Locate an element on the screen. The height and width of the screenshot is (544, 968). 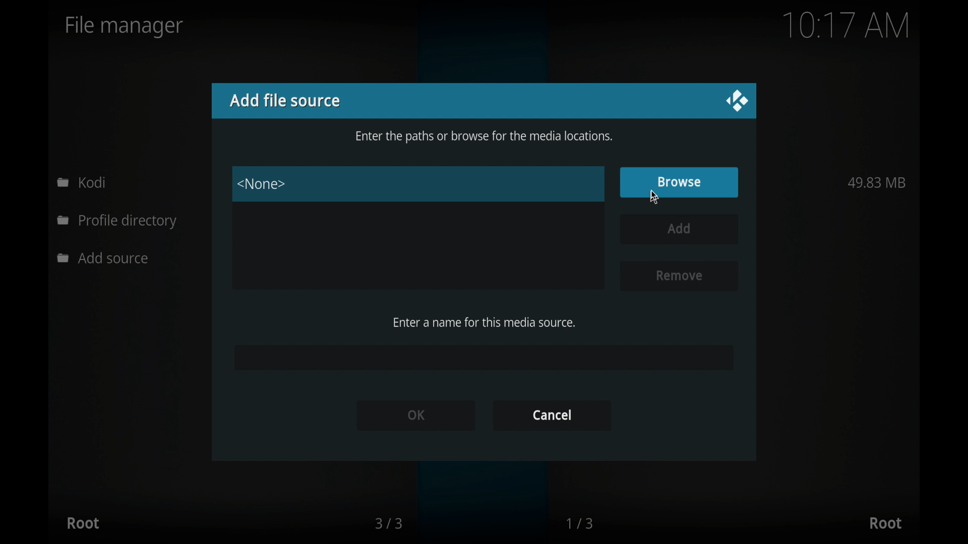
add is located at coordinates (679, 229).